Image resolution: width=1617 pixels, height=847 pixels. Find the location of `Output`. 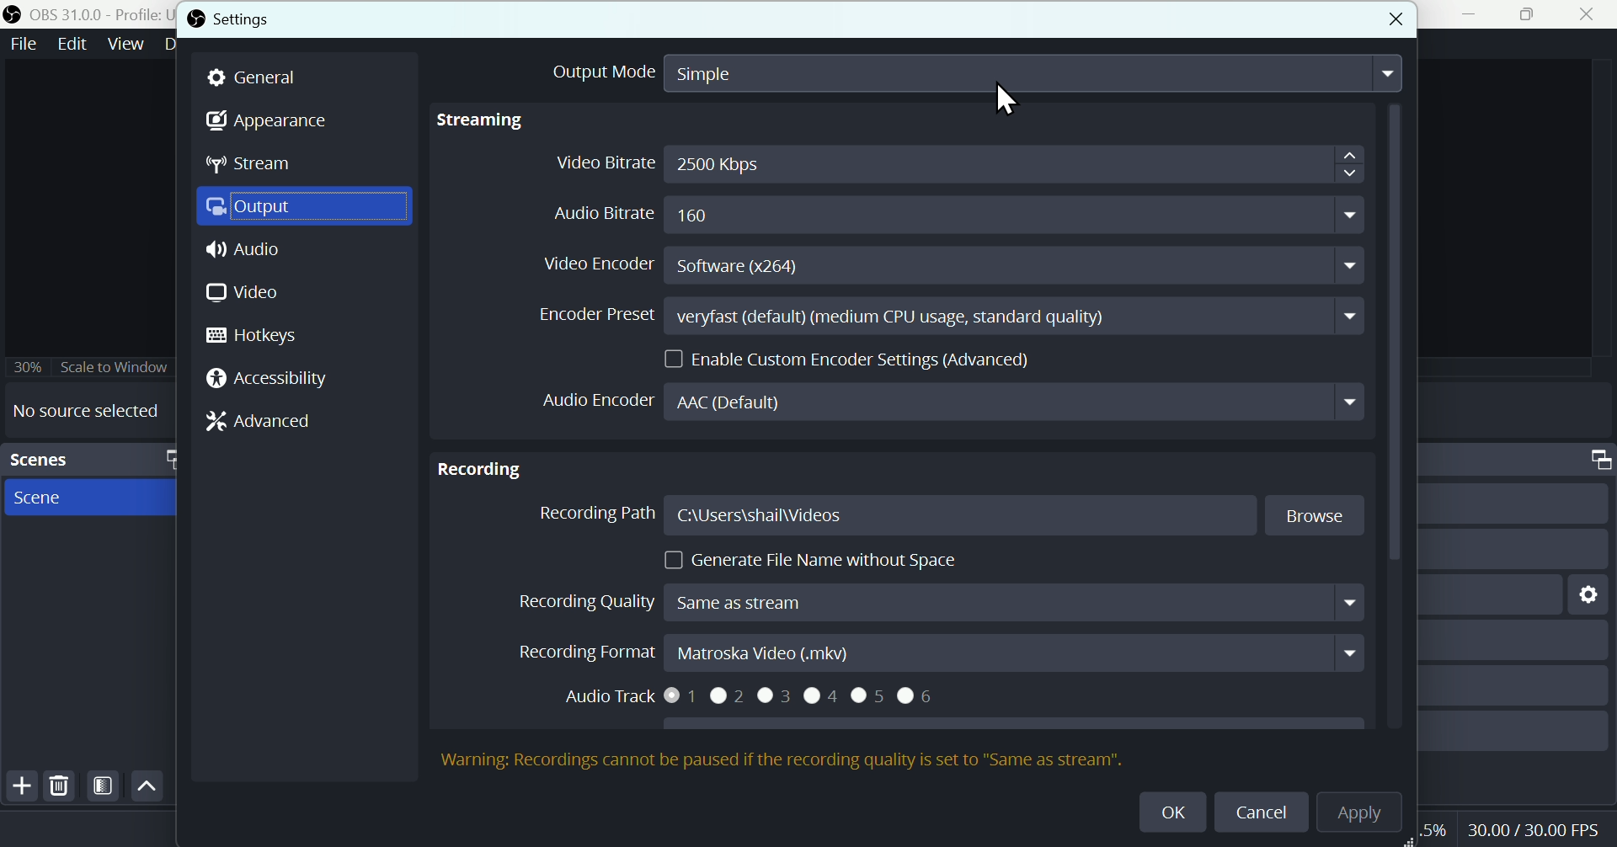

Output is located at coordinates (306, 207).